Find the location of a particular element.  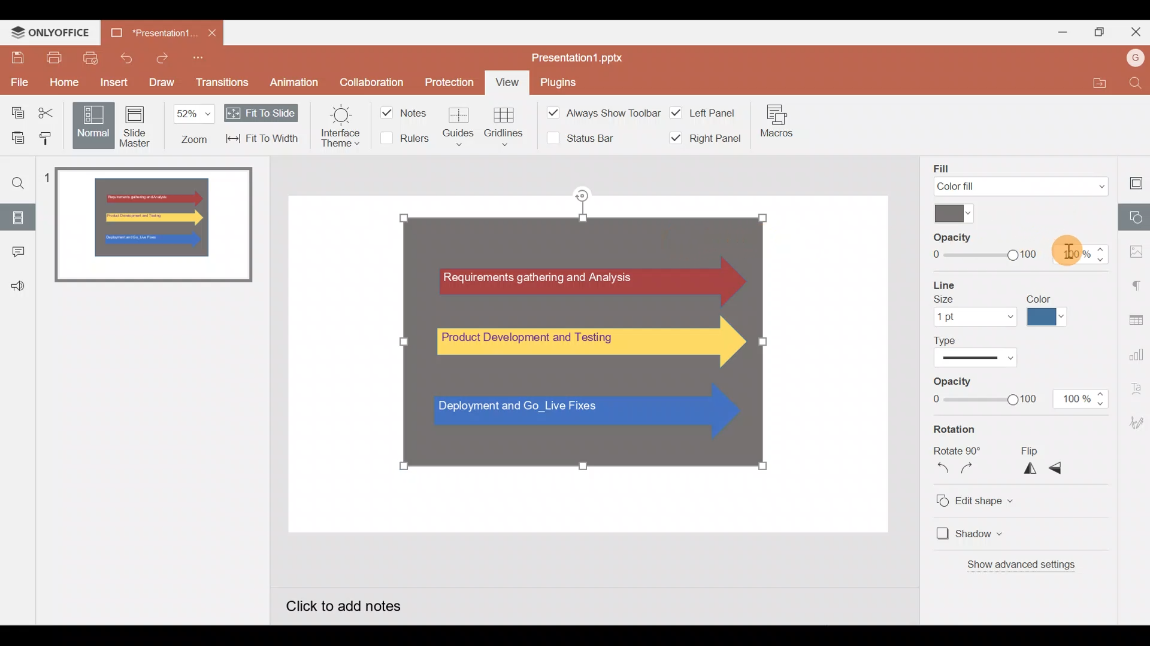

Status bar is located at coordinates (576, 140).